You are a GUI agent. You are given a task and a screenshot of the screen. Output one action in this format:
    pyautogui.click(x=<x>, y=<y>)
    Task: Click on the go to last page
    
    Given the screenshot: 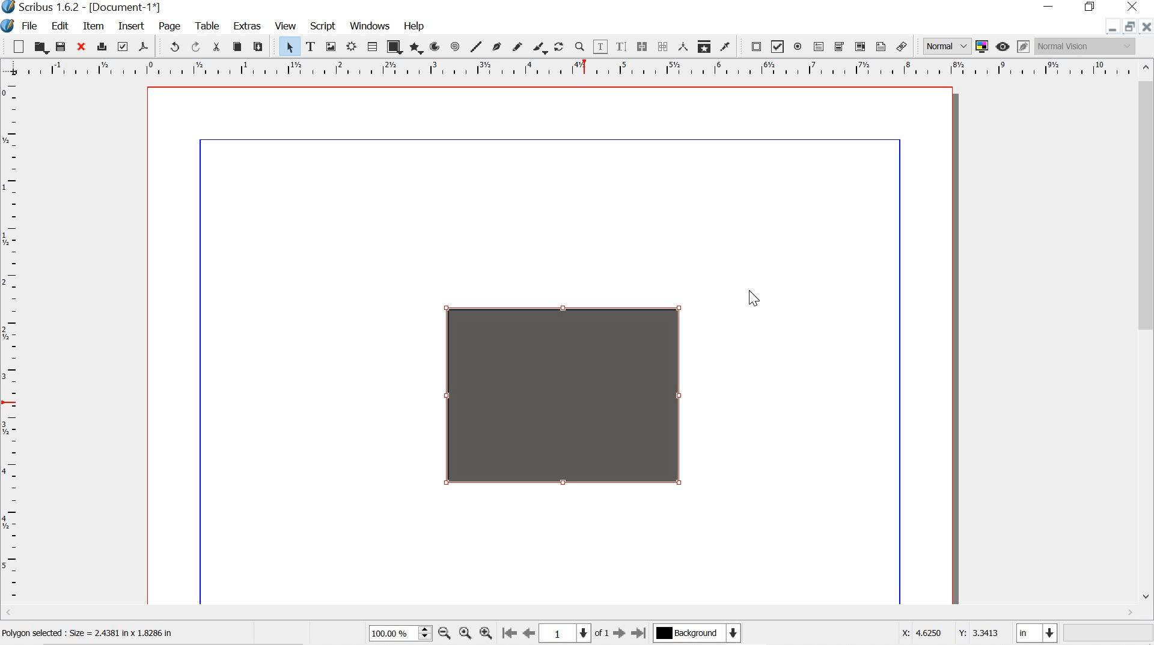 What is the action you would take?
    pyautogui.click(x=638, y=633)
    